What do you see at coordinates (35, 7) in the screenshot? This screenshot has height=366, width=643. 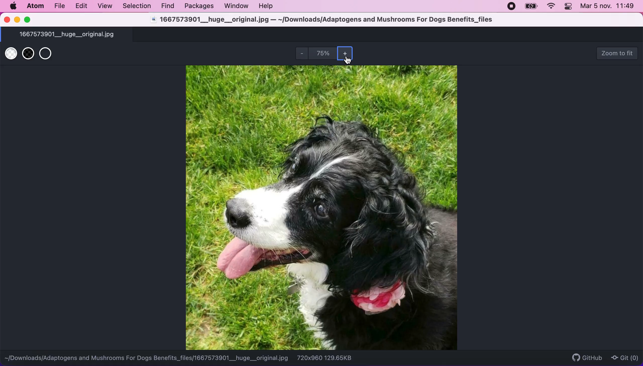 I see `atom` at bounding box center [35, 7].